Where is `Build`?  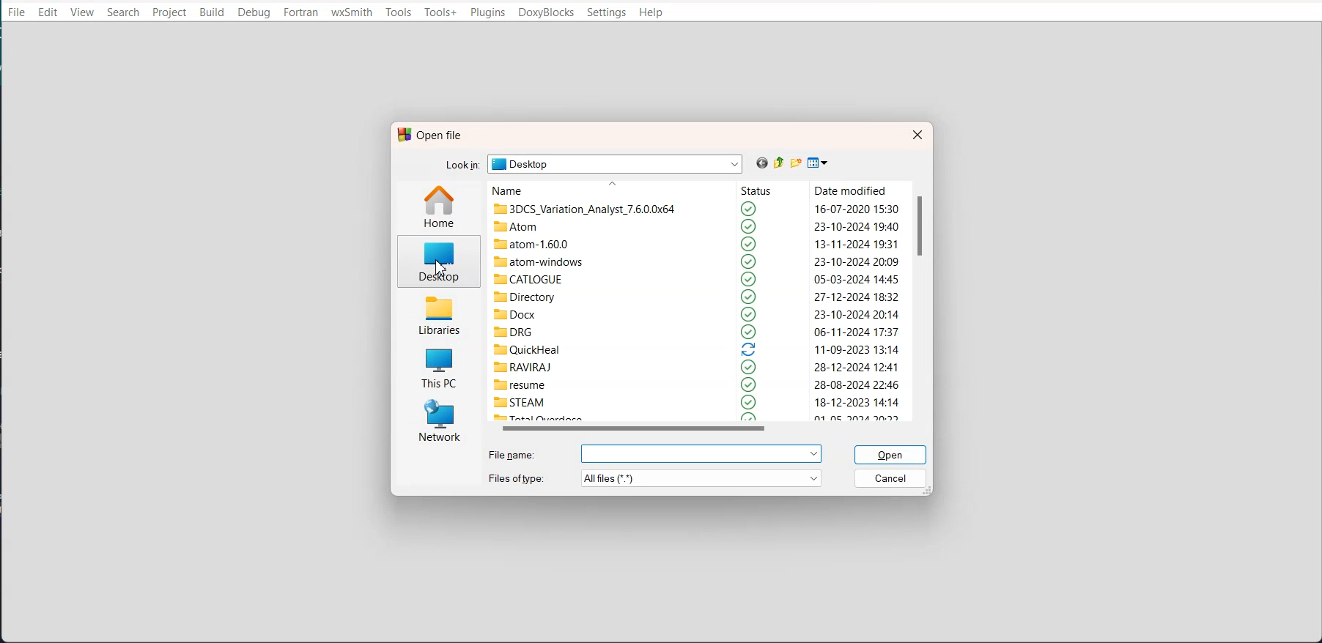
Build is located at coordinates (213, 12).